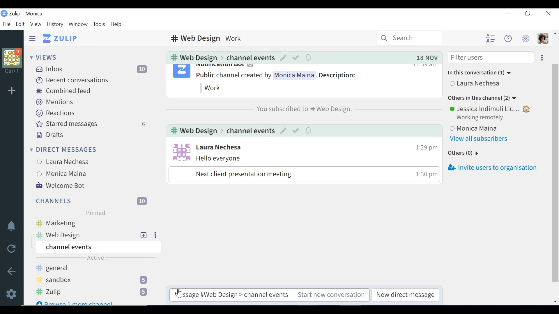  I want to click on notification bot messages, so click(286, 80).